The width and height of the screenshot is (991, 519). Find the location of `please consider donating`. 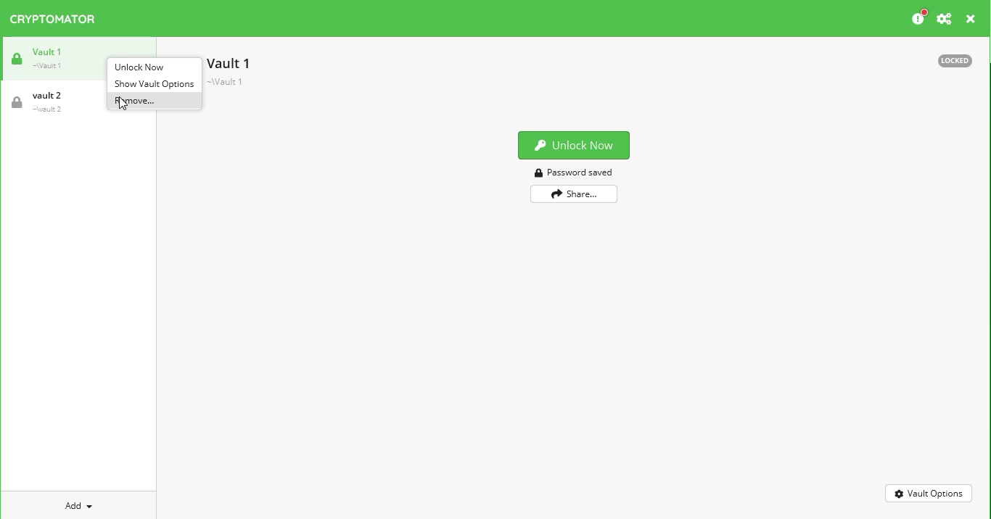

please consider donating is located at coordinates (918, 17).